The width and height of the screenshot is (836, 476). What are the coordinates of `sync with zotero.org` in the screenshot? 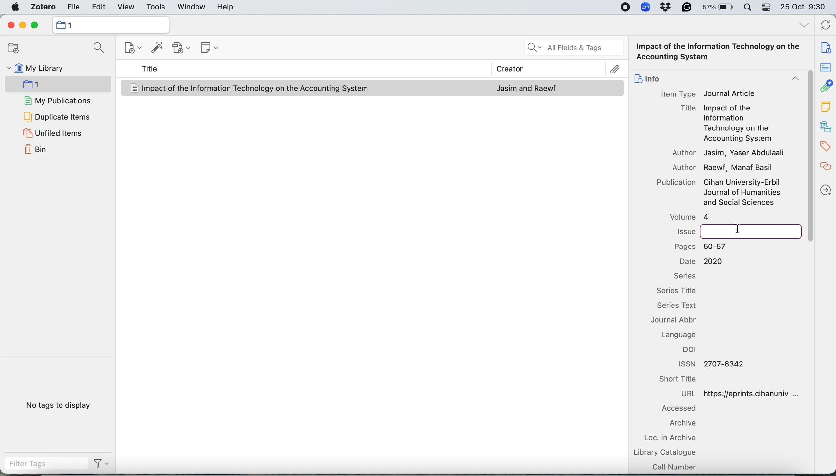 It's located at (826, 24).